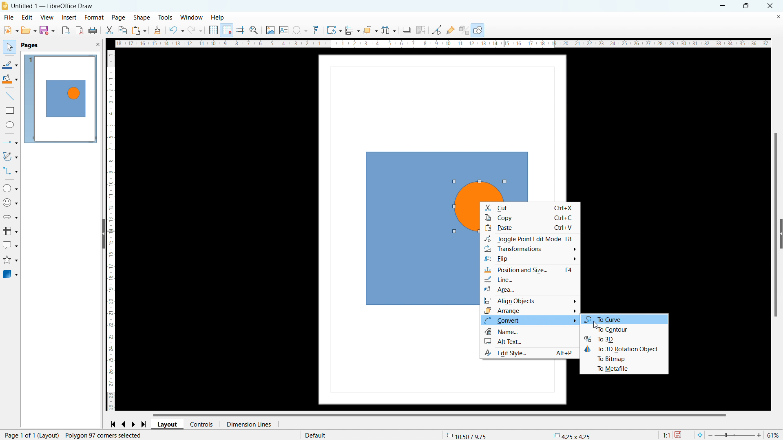  What do you see at coordinates (389, 30) in the screenshot?
I see `select at least three objects to distribute` at bounding box center [389, 30].